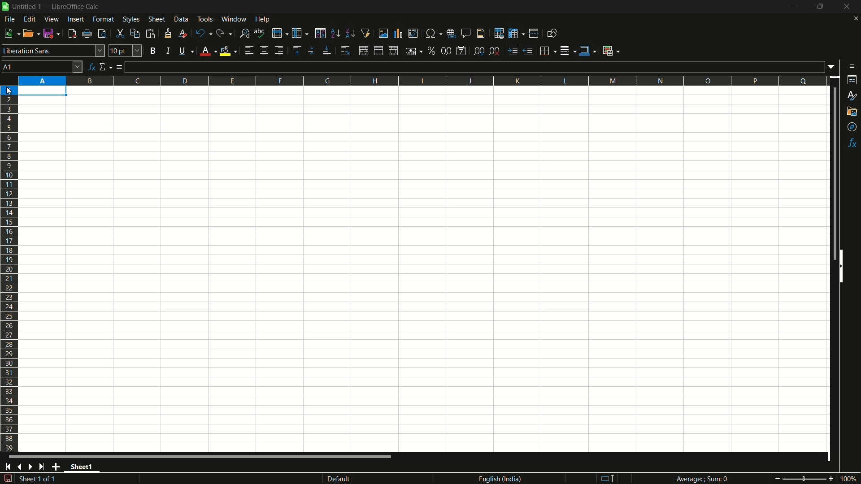 Image resolution: width=861 pixels, height=484 pixels. What do you see at coordinates (54, 6) in the screenshot?
I see `| Untitled 1 — LibreOffice Calc` at bounding box center [54, 6].